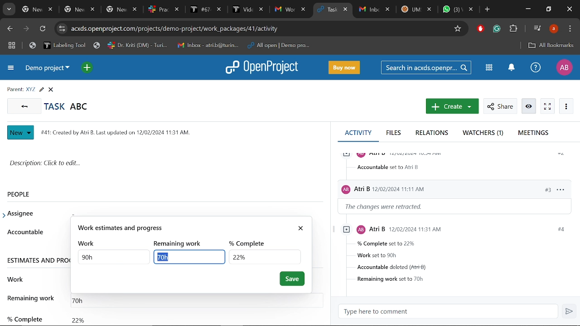 The image size is (580, 326). I want to click on CIte address, so click(259, 28).